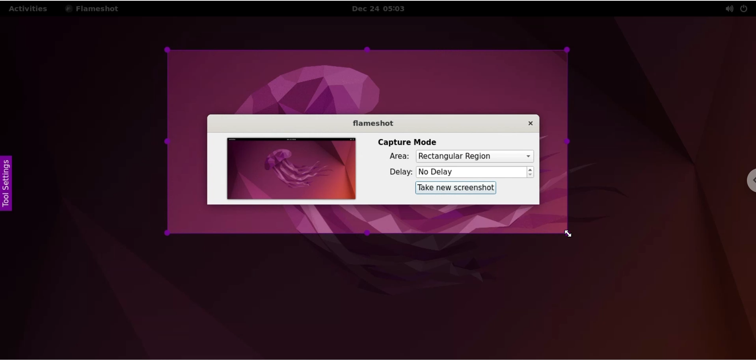  What do you see at coordinates (367, 142) in the screenshot?
I see `selected area` at bounding box center [367, 142].